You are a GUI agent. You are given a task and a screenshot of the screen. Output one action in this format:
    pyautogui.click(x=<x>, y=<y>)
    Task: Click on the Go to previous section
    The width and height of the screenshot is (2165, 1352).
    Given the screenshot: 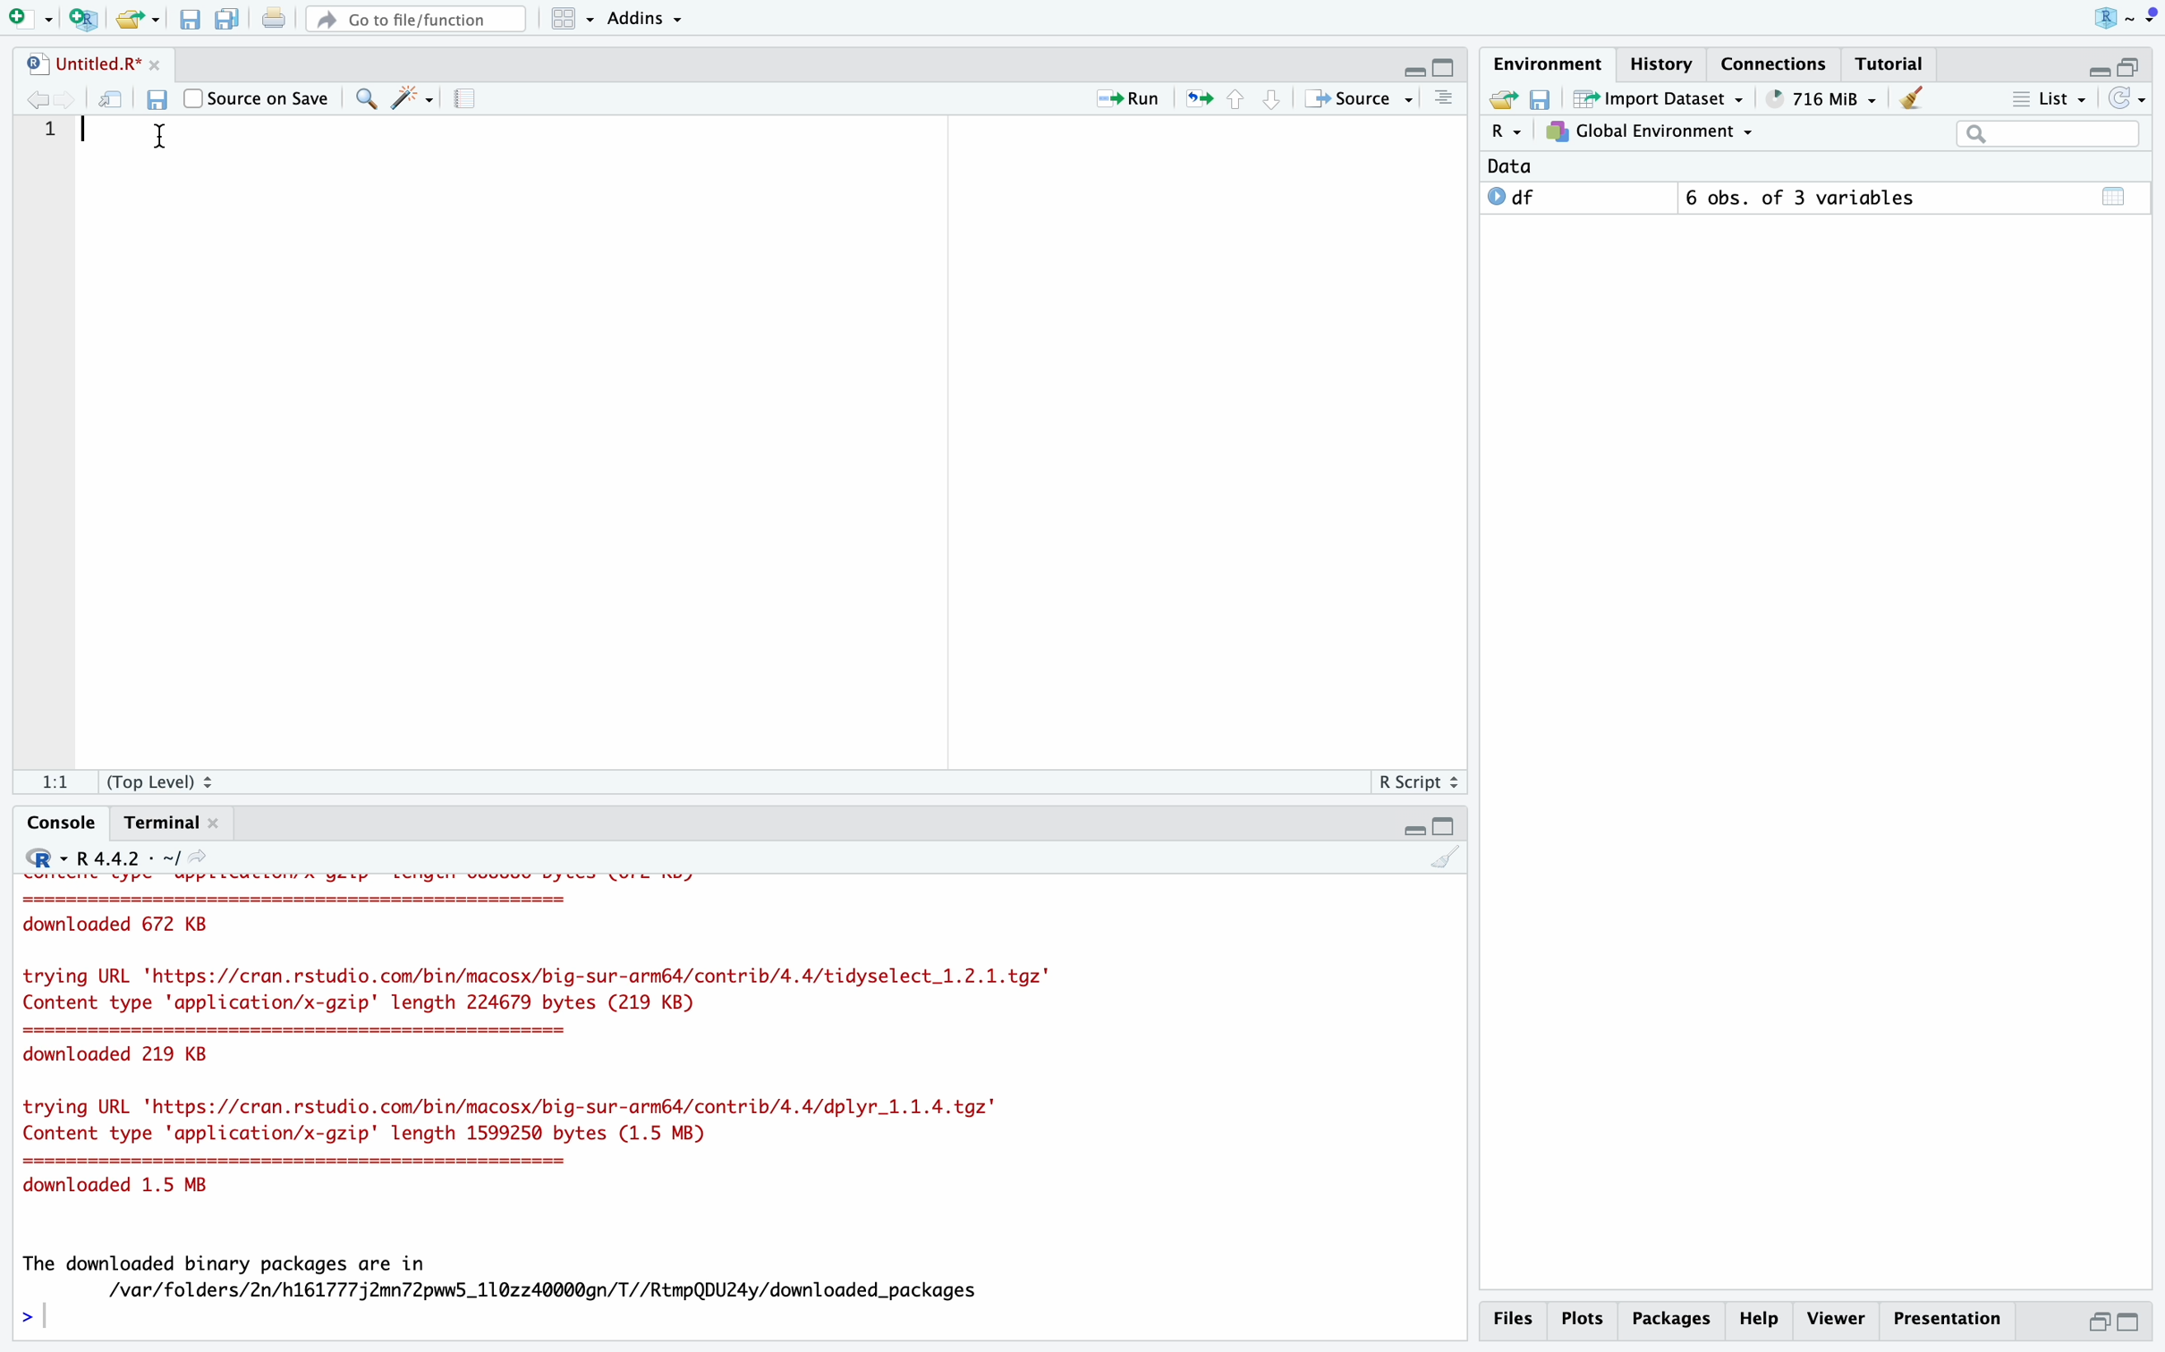 What is the action you would take?
    pyautogui.click(x=1236, y=97)
    